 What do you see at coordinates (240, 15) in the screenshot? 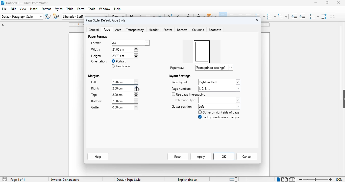
I see `align right` at bounding box center [240, 15].